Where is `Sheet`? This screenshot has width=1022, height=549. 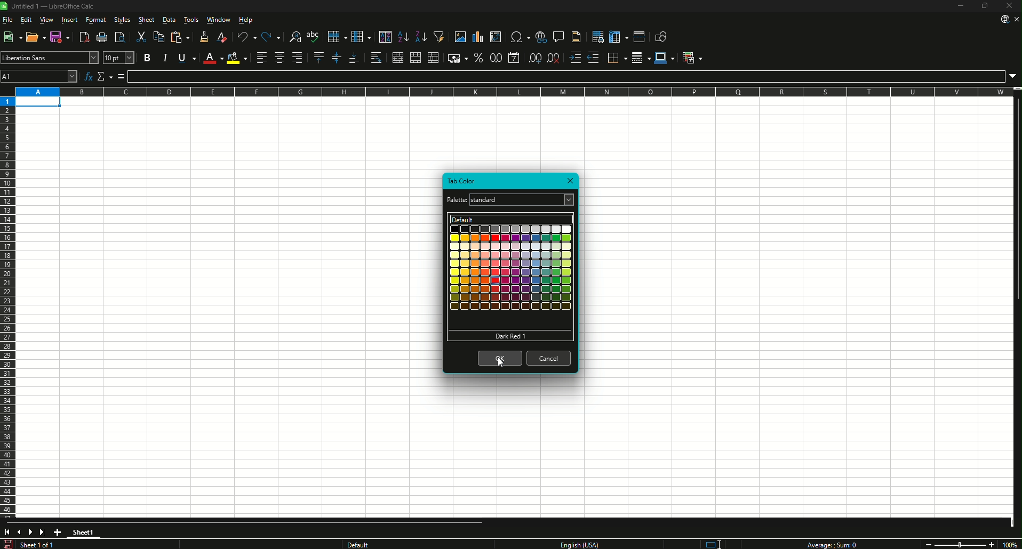
Sheet is located at coordinates (147, 19).